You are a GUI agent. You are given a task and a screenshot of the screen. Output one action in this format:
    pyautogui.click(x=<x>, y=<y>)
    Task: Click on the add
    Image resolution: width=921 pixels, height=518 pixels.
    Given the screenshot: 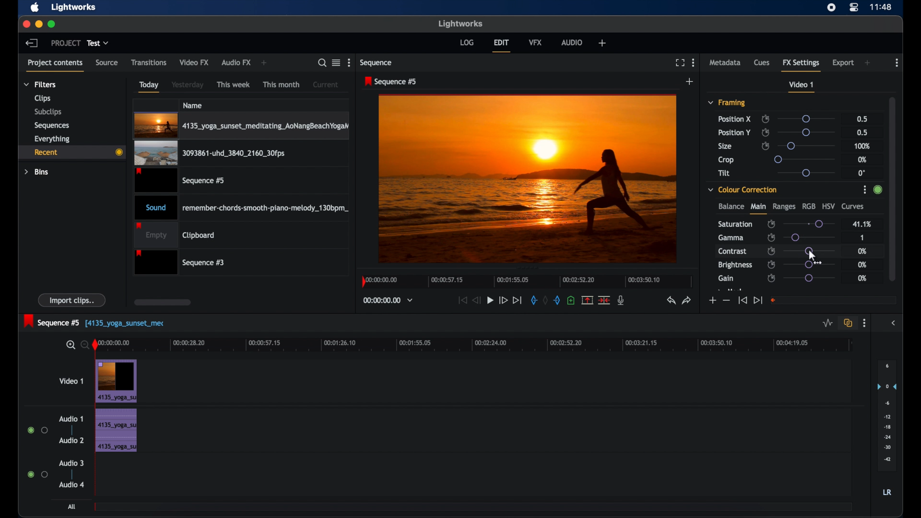 What is the action you would take?
    pyautogui.click(x=868, y=63)
    